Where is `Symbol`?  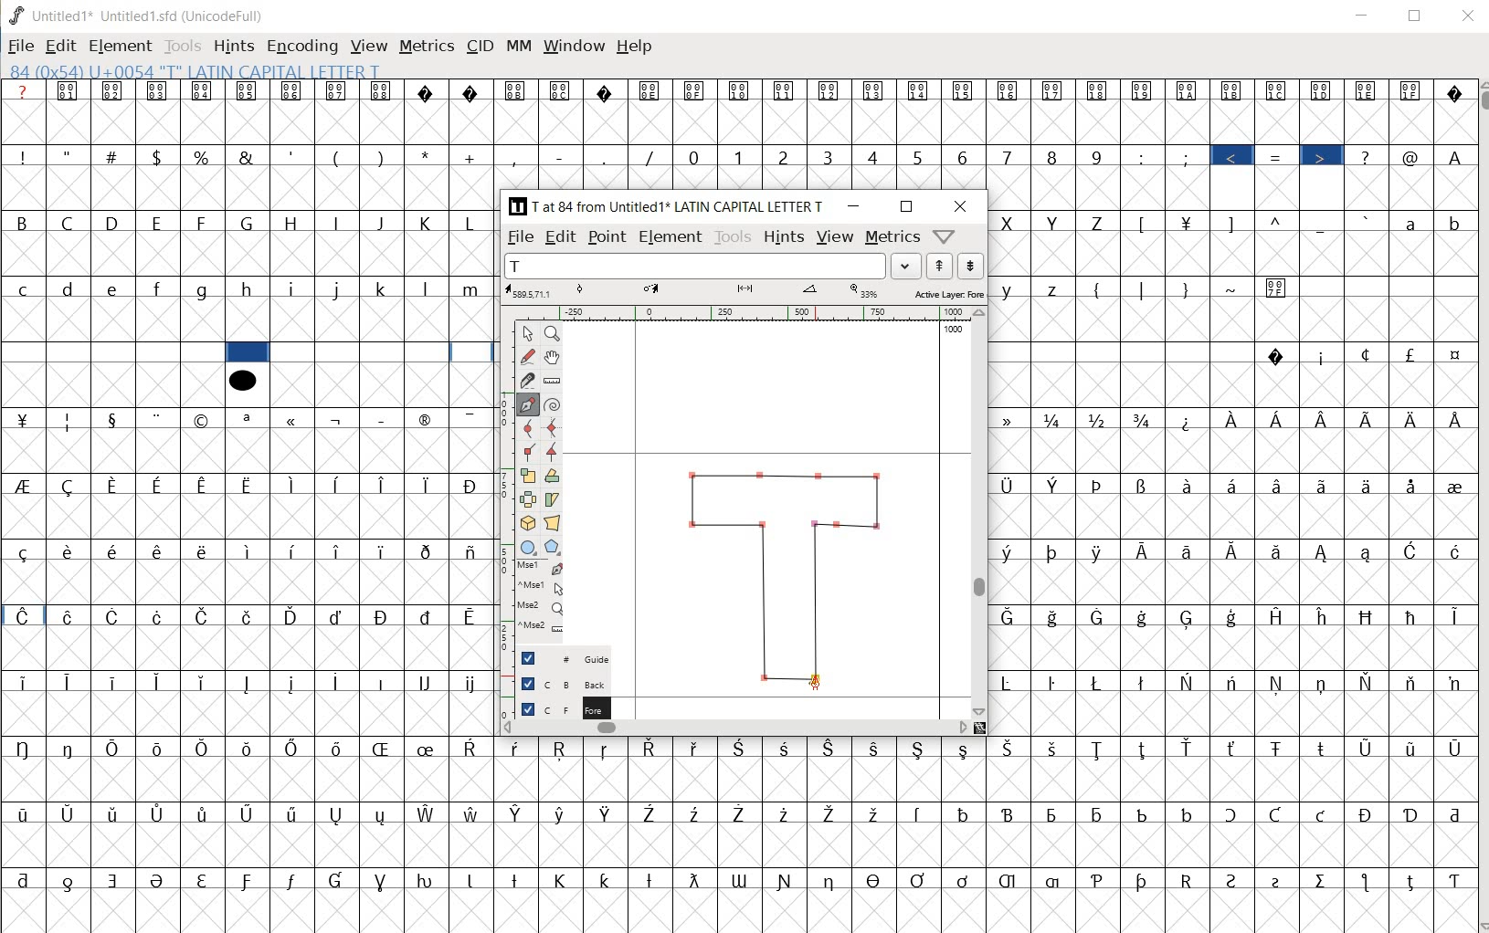
Symbol is located at coordinates (470, 550).